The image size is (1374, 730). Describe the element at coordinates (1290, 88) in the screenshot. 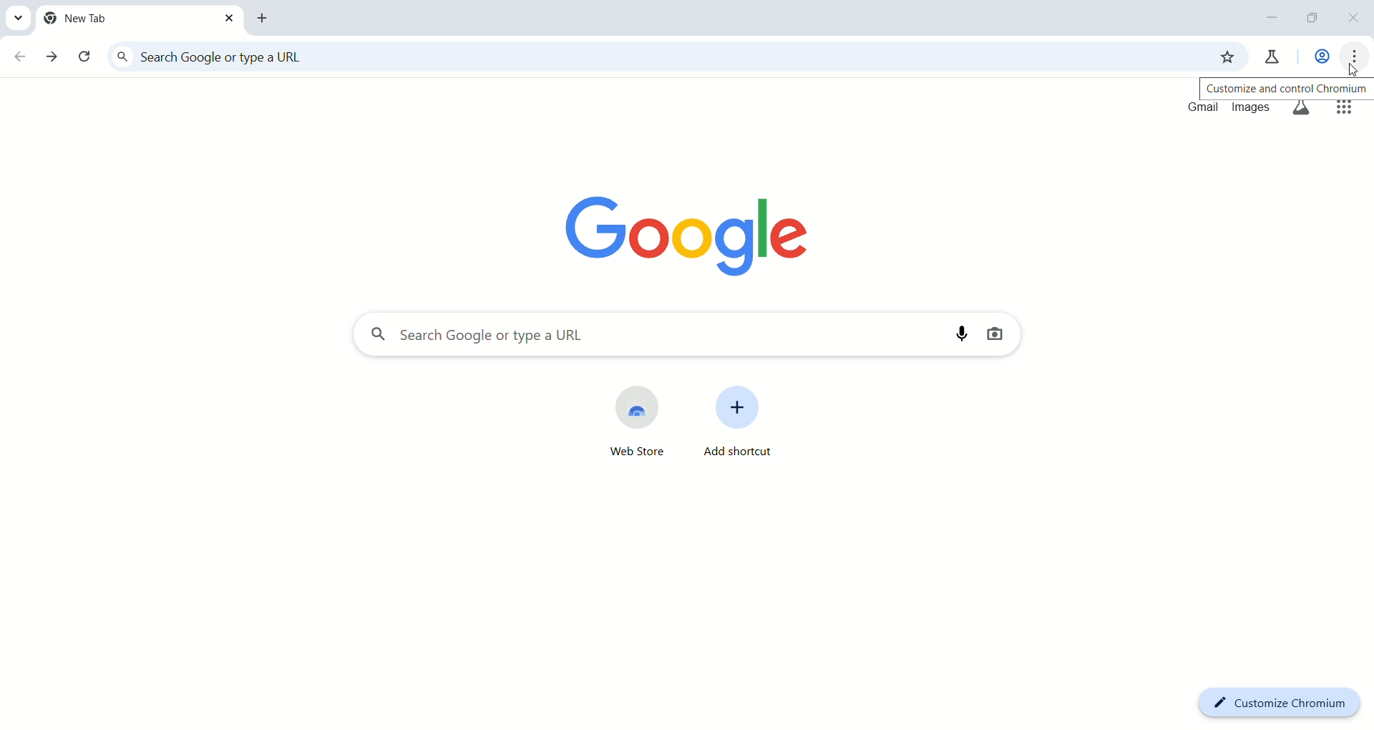

I see `customize and control chromium` at that location.